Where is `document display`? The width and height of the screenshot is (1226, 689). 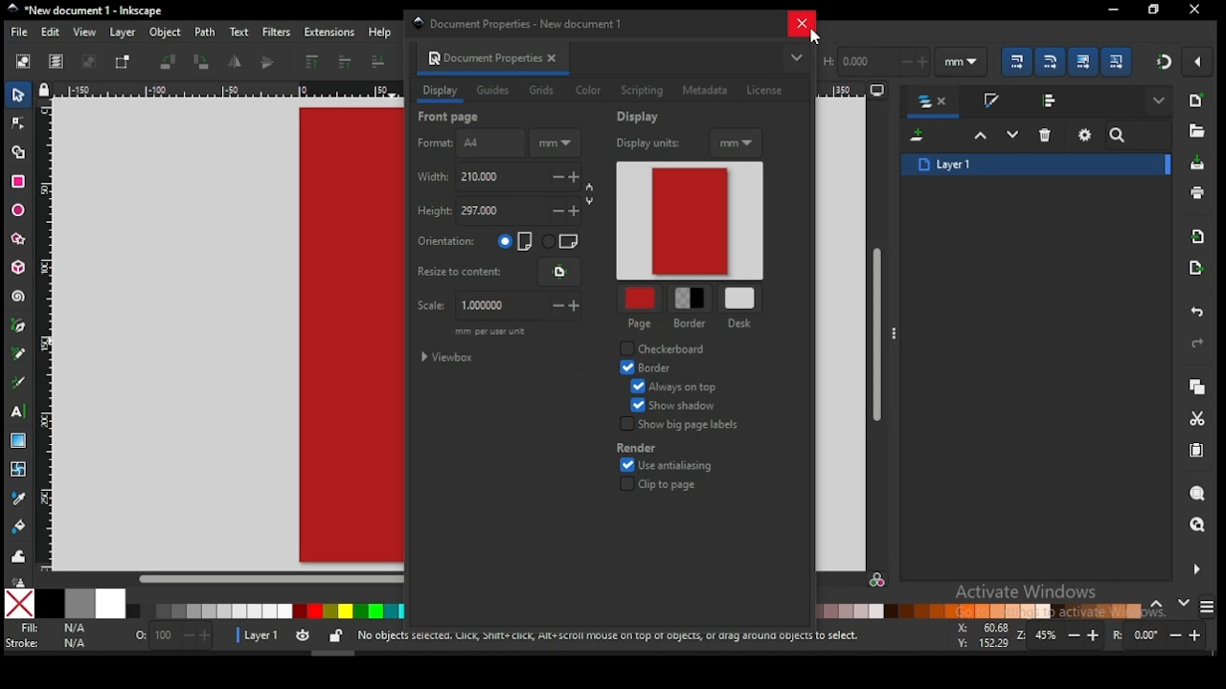 document display is located at coordinates (691, 222).